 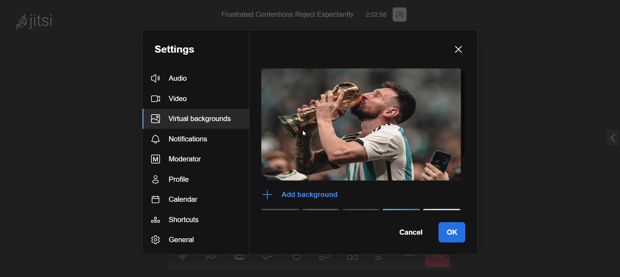 What do you see at coordinates (456, 50) in the screenshot?
I see `close` at bounding box center [456, 50].